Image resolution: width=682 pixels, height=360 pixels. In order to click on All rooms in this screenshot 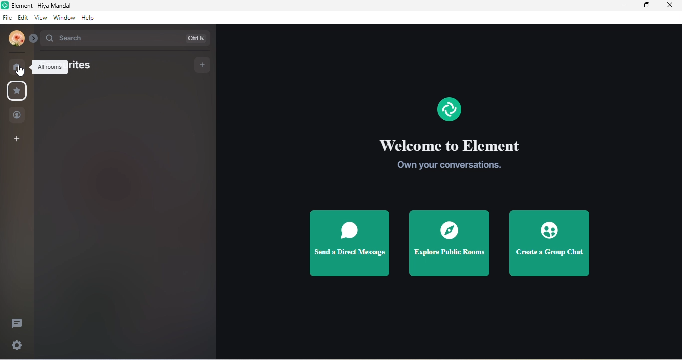, I will do `click(16, 67)`.